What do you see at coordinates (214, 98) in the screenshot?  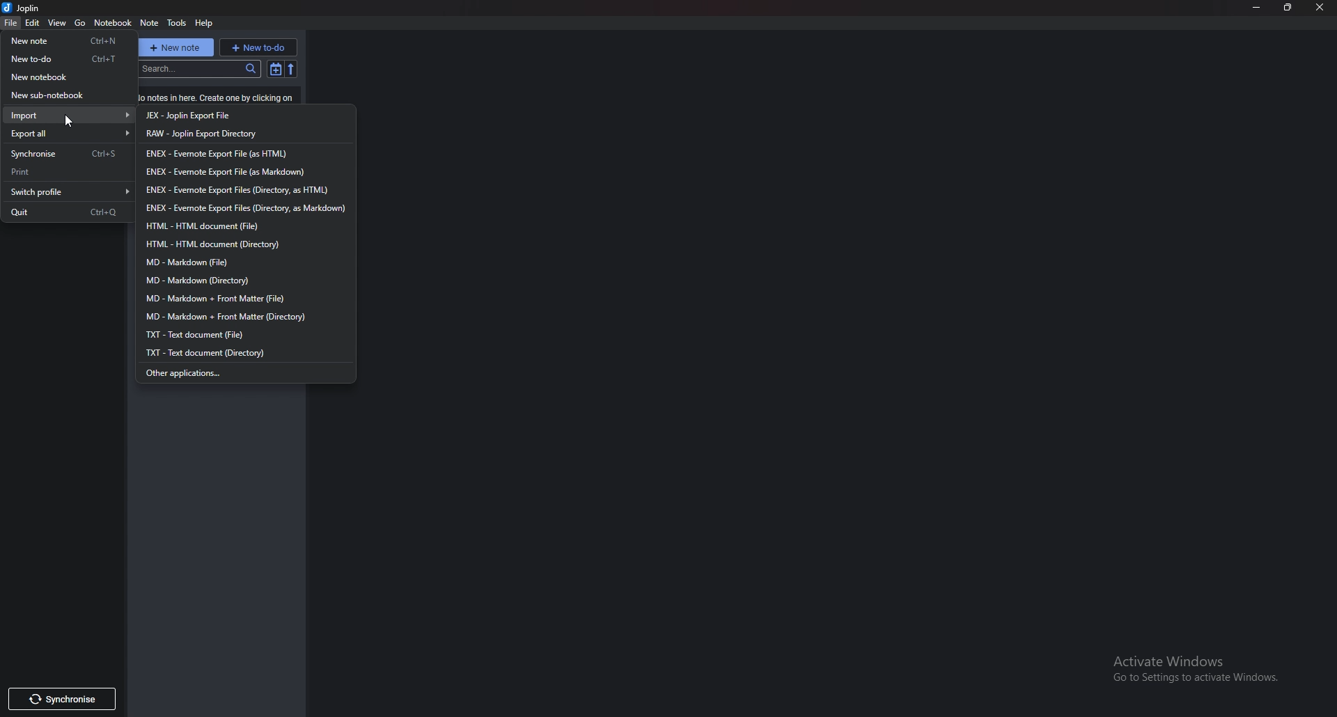 I see `Info` at bounding box center [214, 98].